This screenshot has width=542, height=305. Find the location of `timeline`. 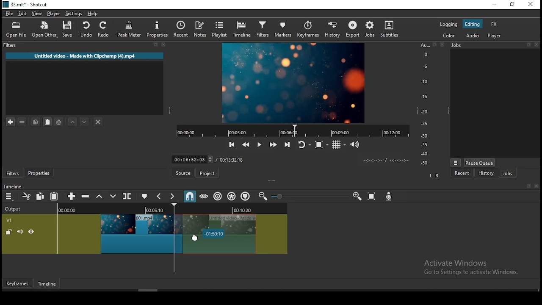

timeline is located at coordinates (241, 30).